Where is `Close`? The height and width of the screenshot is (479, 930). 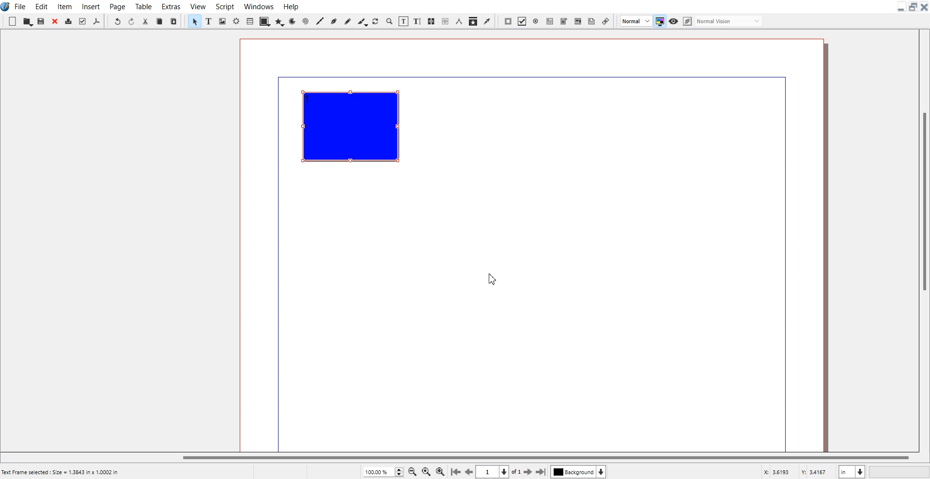 Close is located at coordinates (924, 7).